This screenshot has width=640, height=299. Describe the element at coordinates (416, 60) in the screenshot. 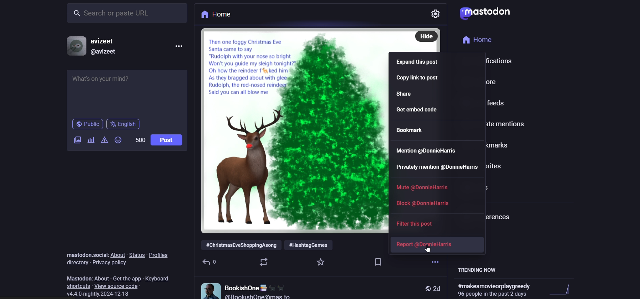

I see `expand this post` at that location.